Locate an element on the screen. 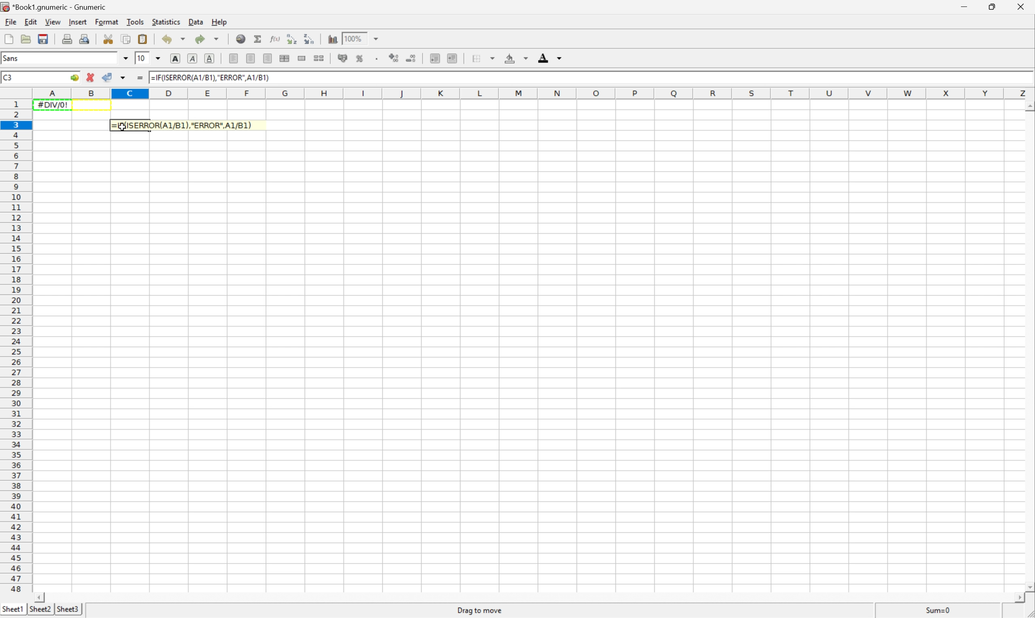 This screenshot has height=618, width=1035. #DIV/0! is located at coordinates (54, 105).